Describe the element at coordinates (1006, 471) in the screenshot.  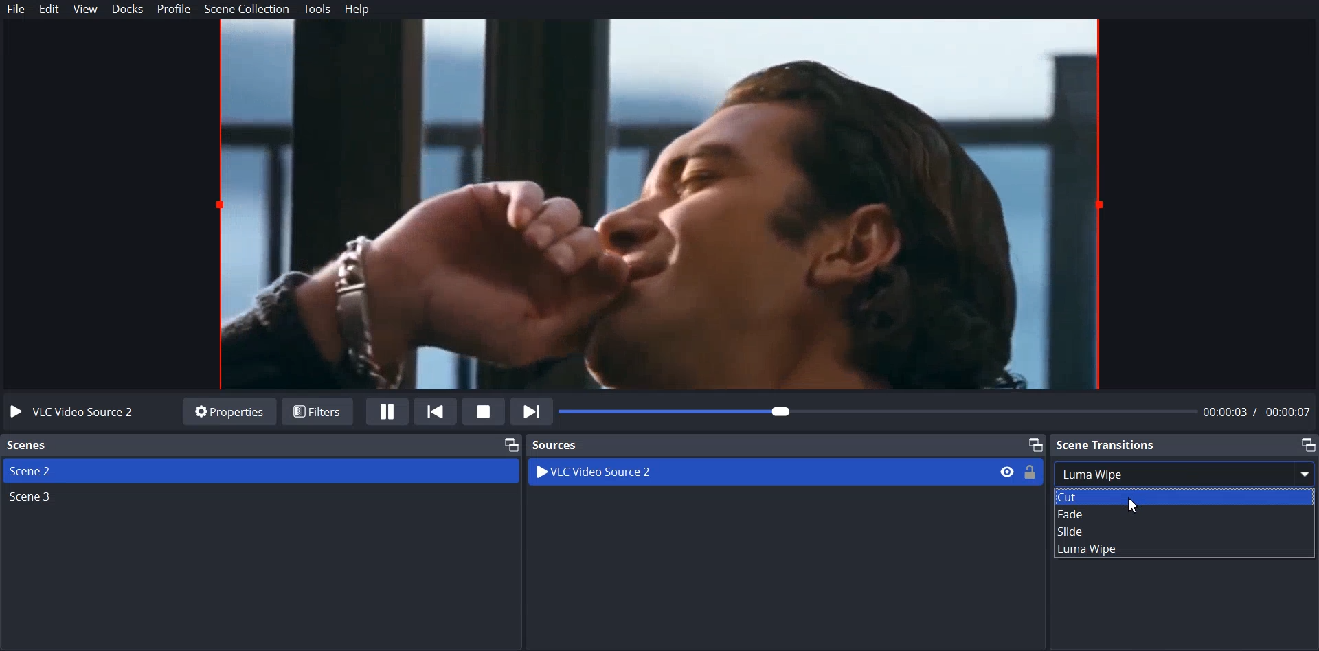
I see `Eye` at that location.